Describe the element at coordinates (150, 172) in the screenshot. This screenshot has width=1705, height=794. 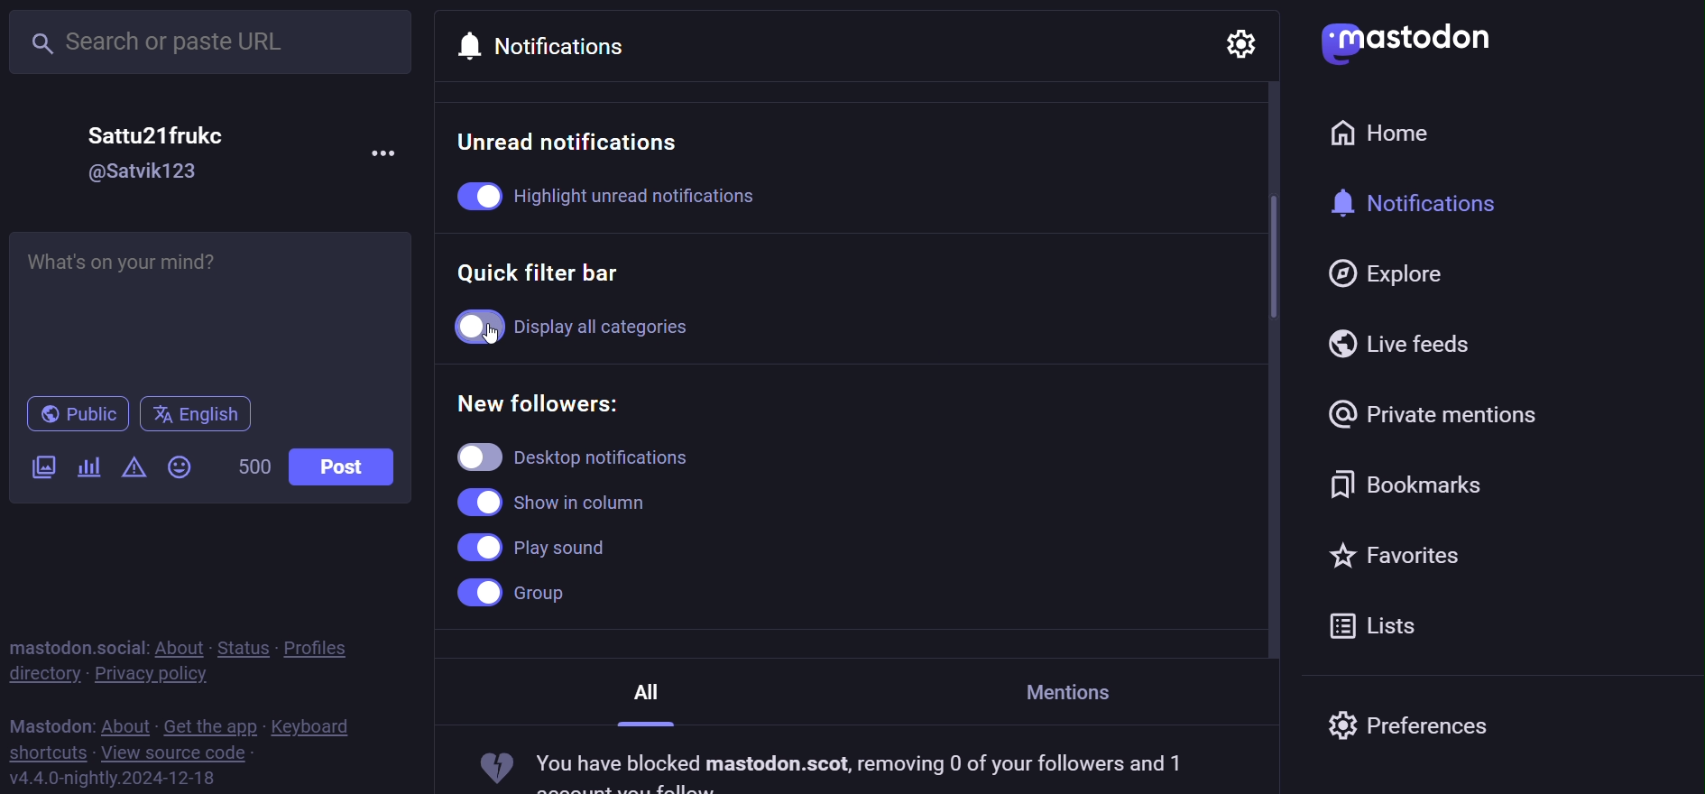
I see `@Satvik123` at that location.